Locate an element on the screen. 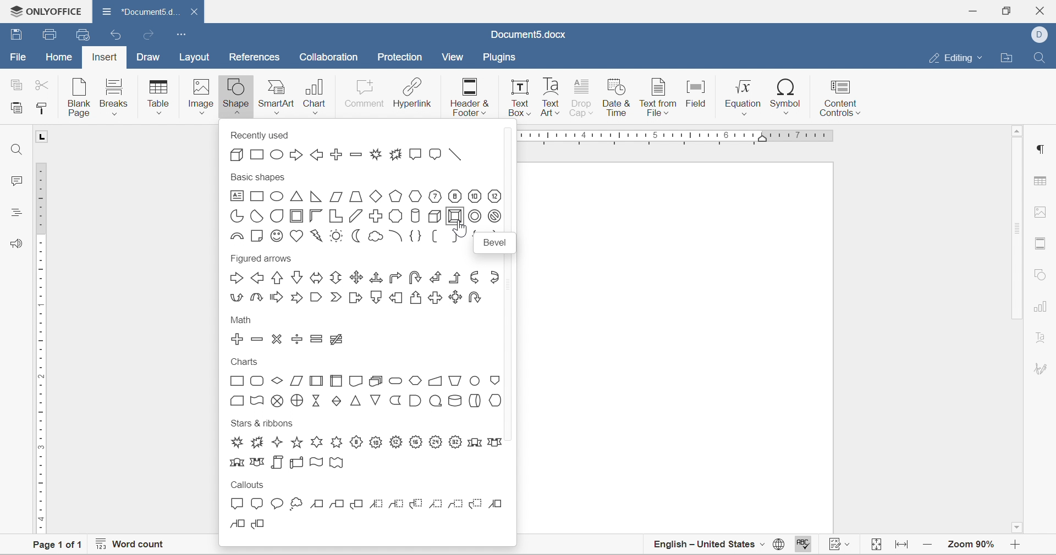  breaks is located at coordinates (116, 95).